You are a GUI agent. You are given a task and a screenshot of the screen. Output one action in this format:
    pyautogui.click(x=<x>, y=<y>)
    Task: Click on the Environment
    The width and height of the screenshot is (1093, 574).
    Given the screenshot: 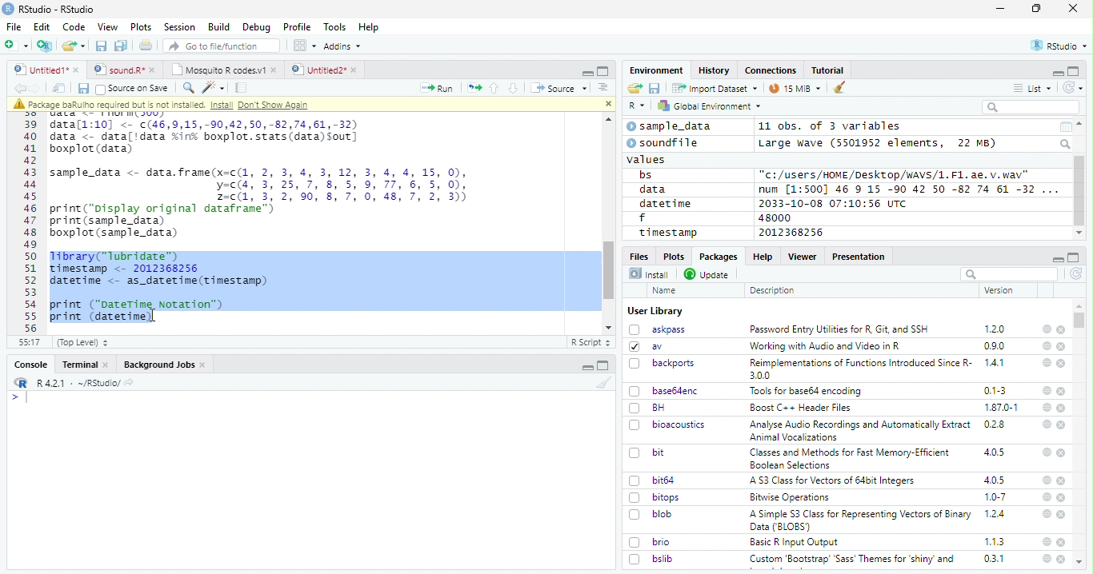 What is the action you would take?
    pyautogui.click(x=657, y=70)
    